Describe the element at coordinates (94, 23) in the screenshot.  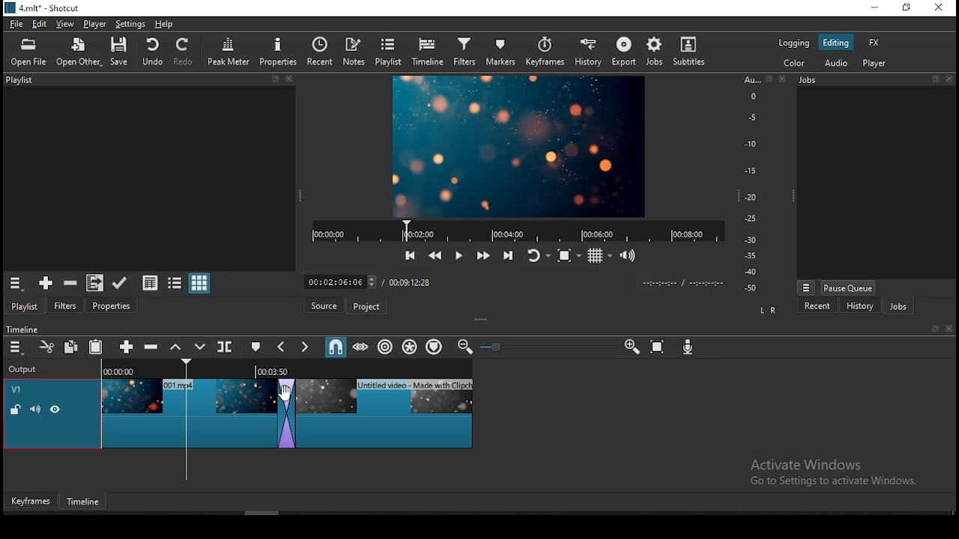
I see `player` at that location.